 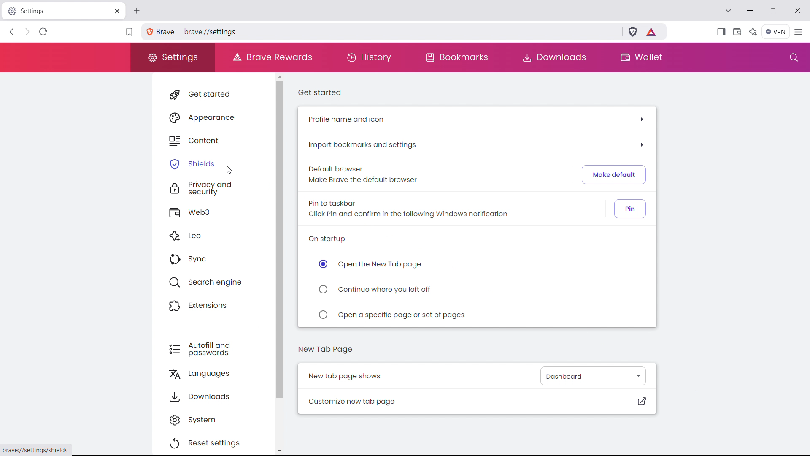 I want to click on profile name and icon, so click(x=476, y=119).